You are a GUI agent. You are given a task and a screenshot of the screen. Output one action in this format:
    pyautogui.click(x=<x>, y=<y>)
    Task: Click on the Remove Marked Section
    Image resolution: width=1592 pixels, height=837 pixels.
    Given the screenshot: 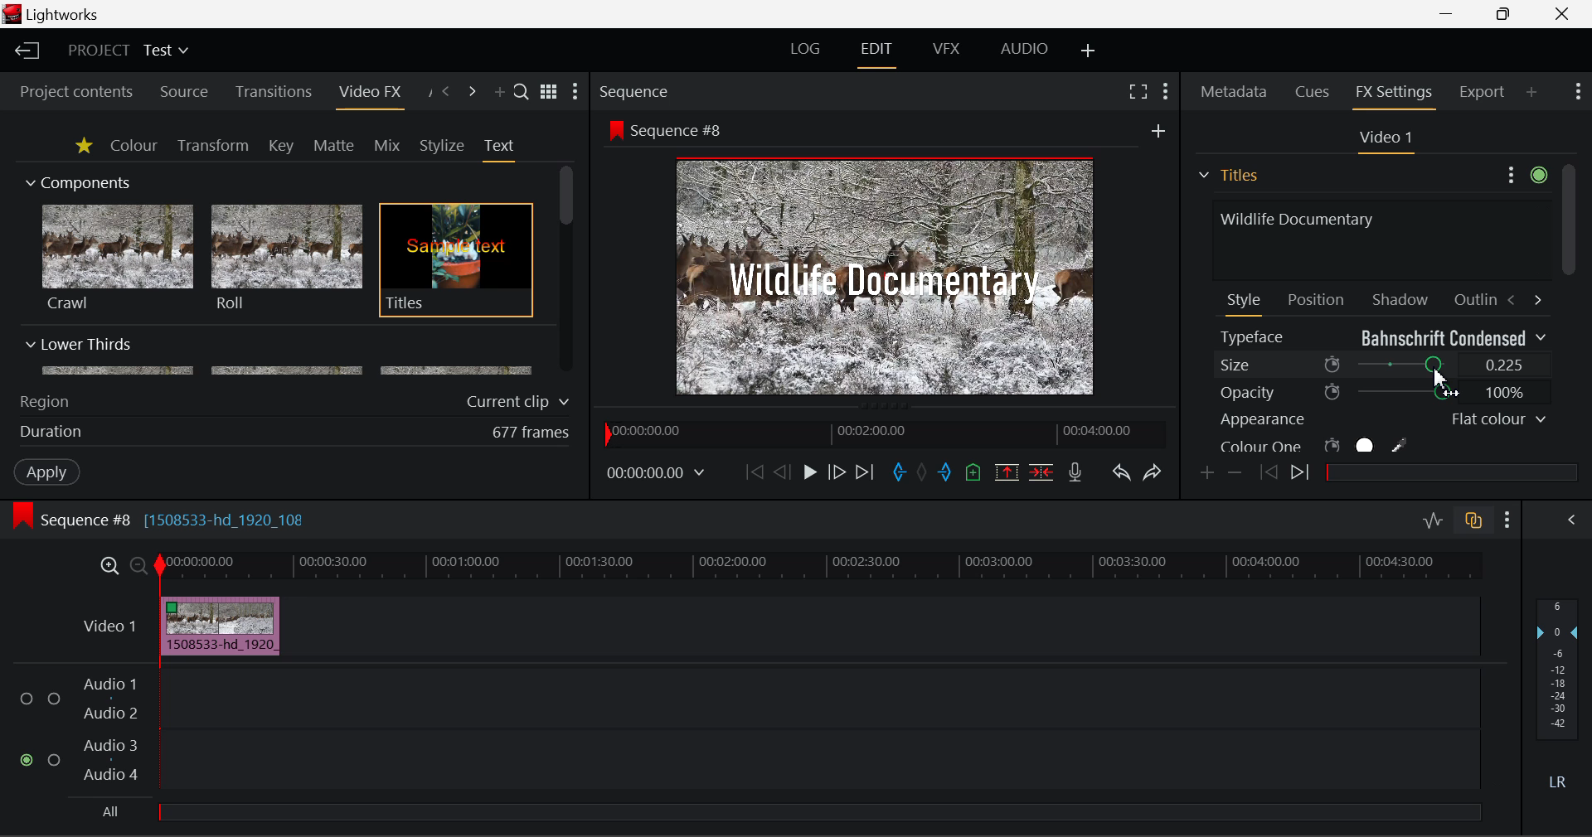 What is the action you would take?
    pyautogui.click(x=1007, y=472)
    